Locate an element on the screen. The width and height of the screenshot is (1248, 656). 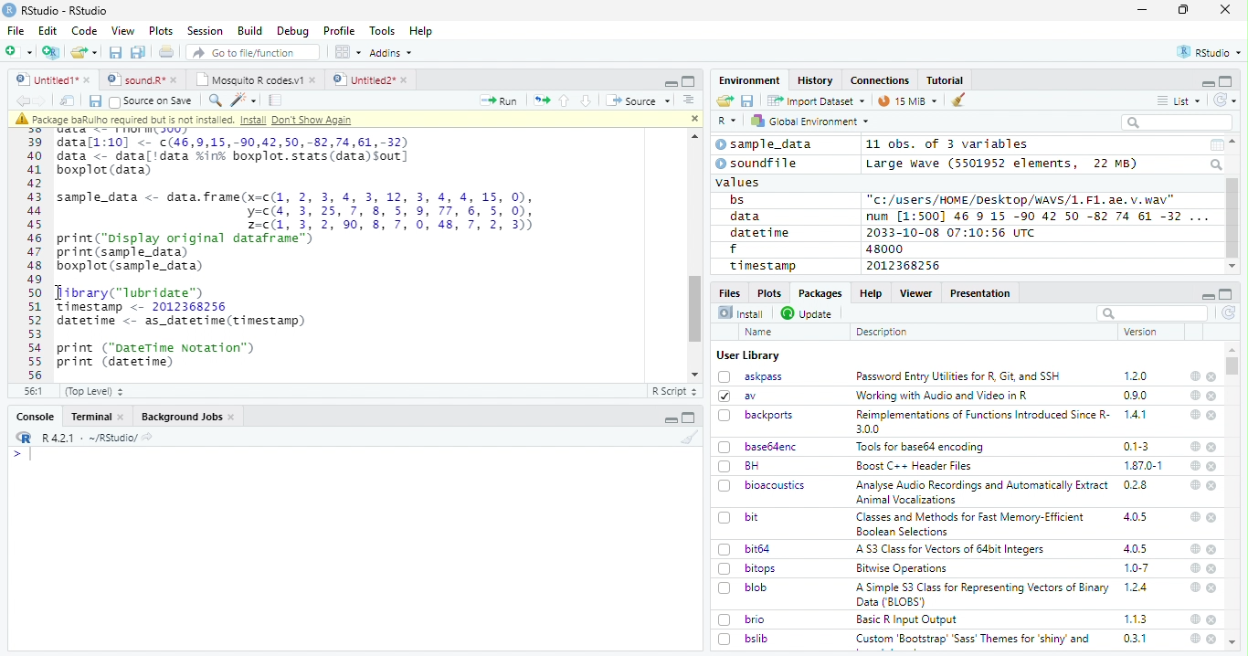
help is located at coordinates (1195, 395).